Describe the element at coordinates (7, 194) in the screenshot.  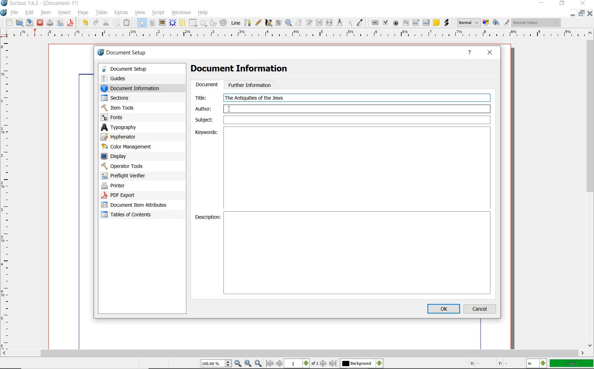
I see `ruler` at that location.